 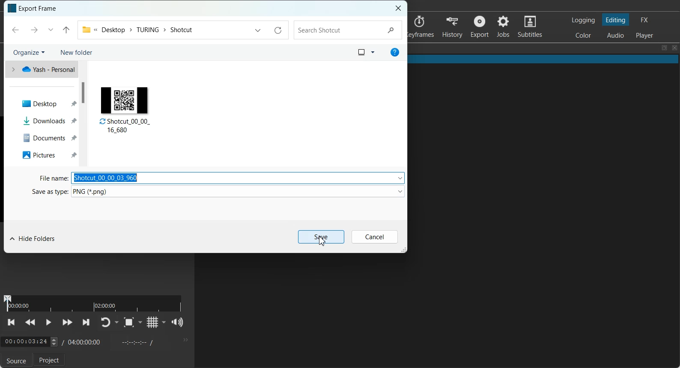 I want to click on Toggle Play or Pause, so click(x=48, y=323).